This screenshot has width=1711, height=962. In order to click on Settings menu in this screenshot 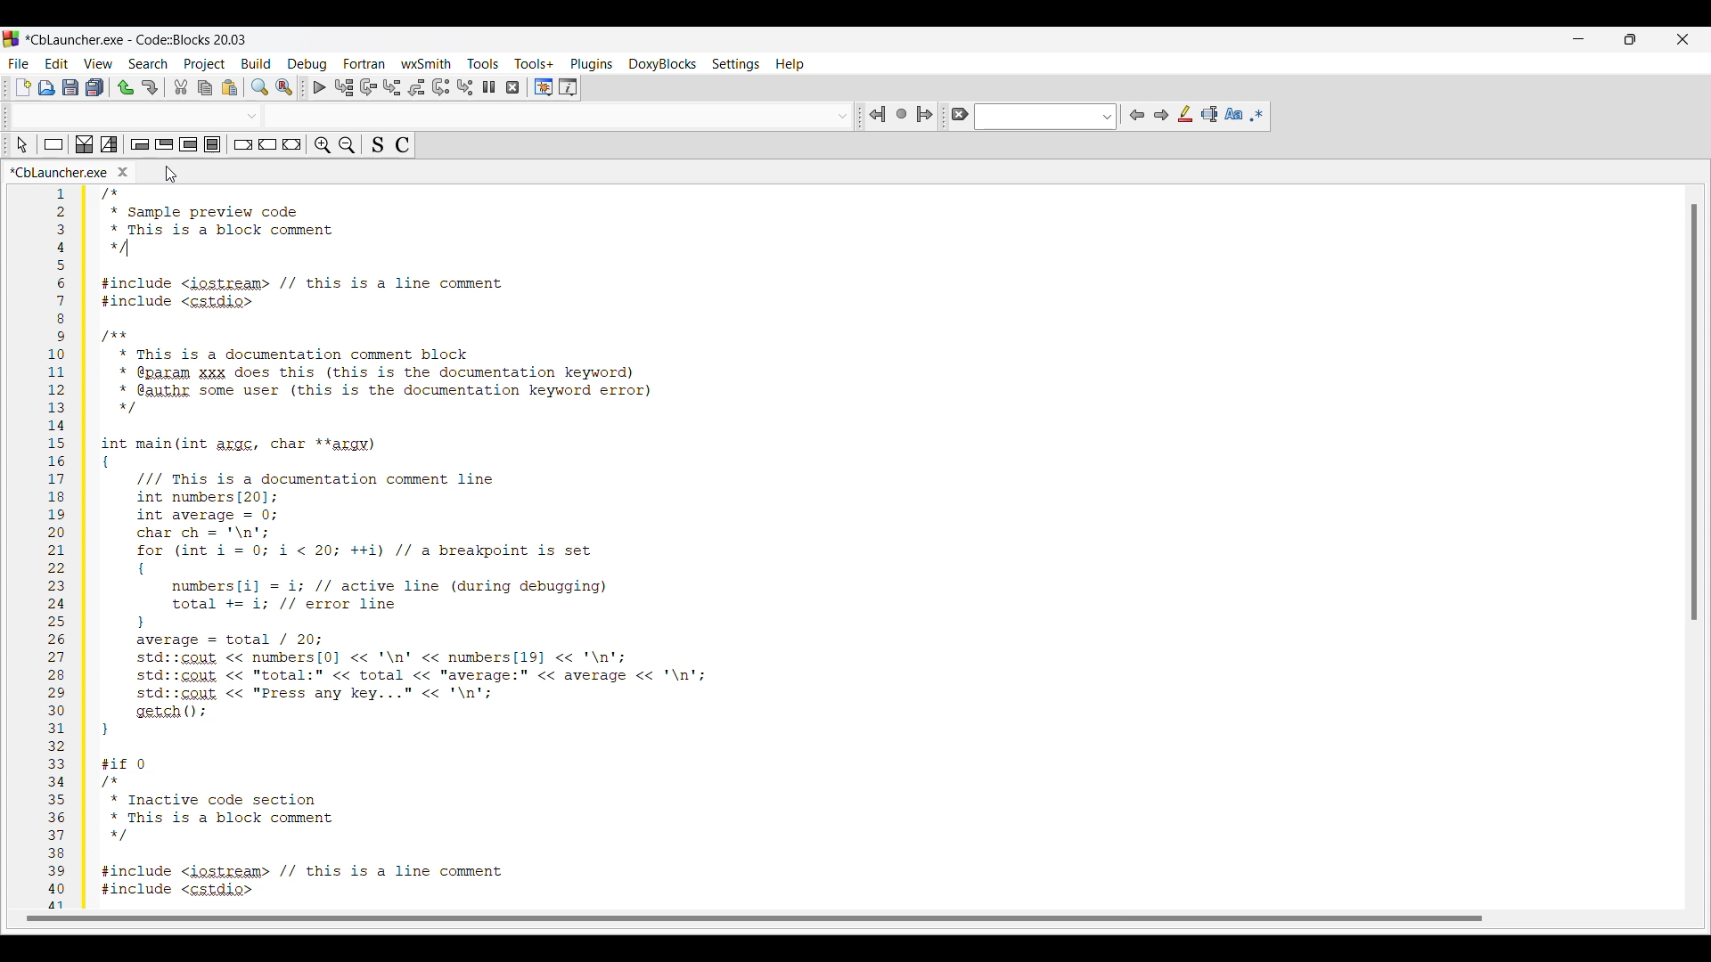, I will do `click(736, 64)`.